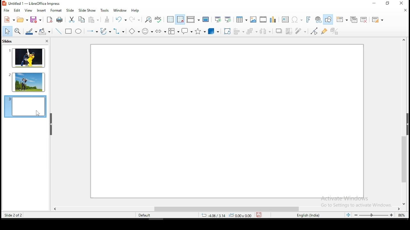 This screenshot has height=230, width=410. What do you see at coordinates (159, 20) in the screenshot?
I see `spell check` at bounding box center [159, 20].